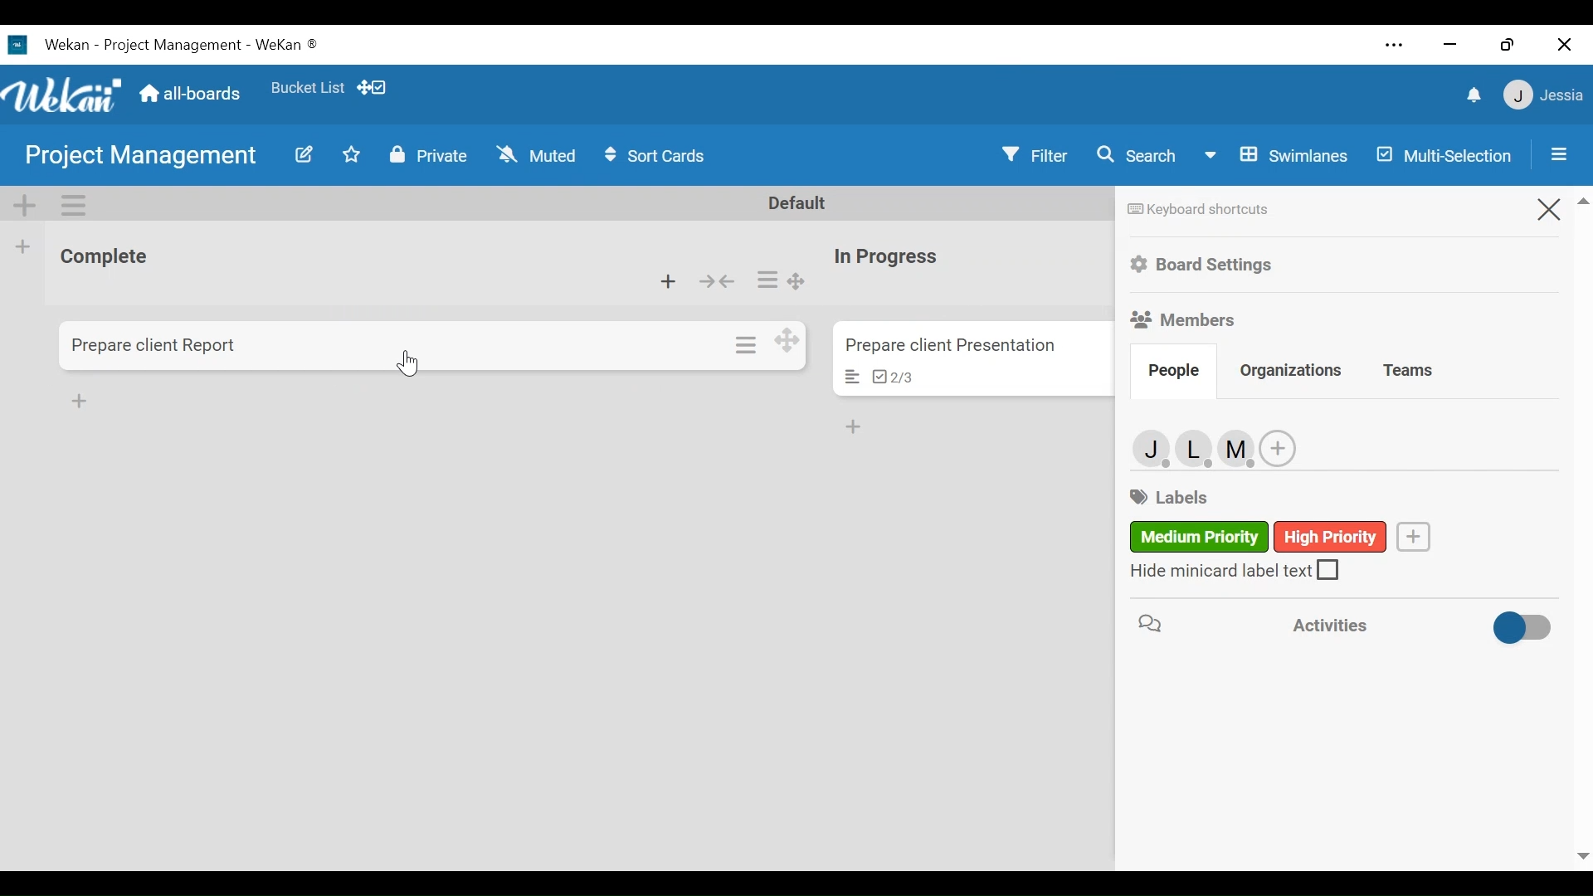  I want to click on Add Card at the bottom of the list, so click(79, 399).